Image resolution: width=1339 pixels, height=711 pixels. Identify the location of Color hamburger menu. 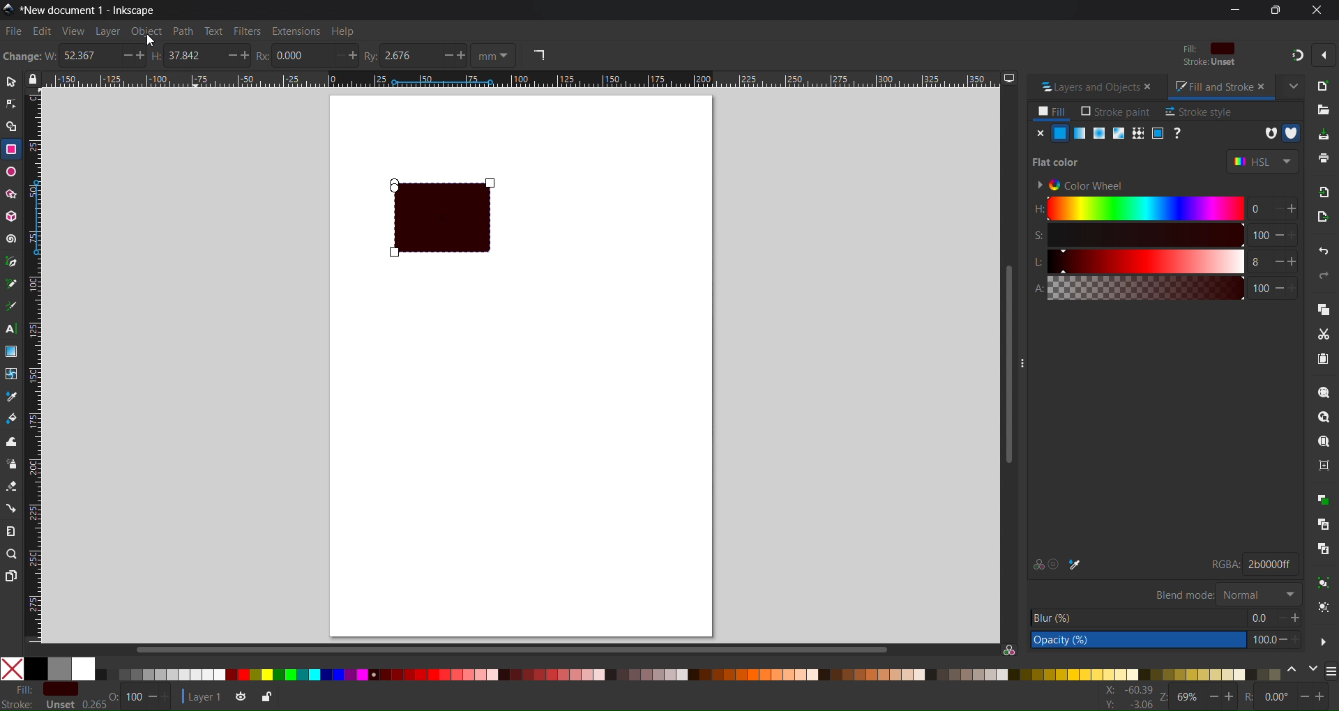
(1331, 672).